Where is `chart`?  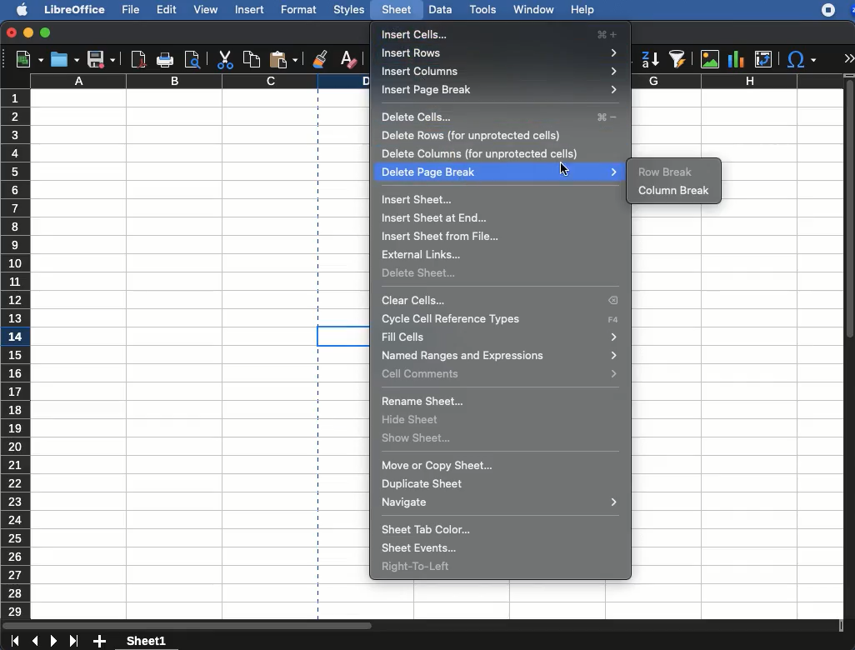 chart is located at coordinates (737, 60).